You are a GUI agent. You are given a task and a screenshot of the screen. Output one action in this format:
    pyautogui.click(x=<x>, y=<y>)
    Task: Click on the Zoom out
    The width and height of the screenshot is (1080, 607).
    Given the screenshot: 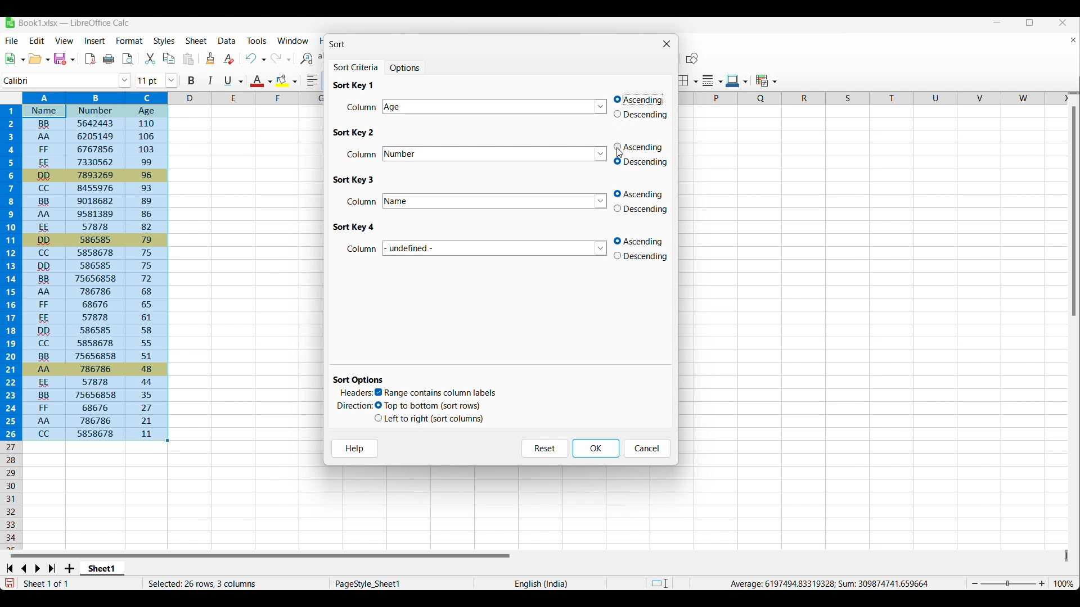 What is the action you would take?
    pyautogui.click(x=975, y=583)
    